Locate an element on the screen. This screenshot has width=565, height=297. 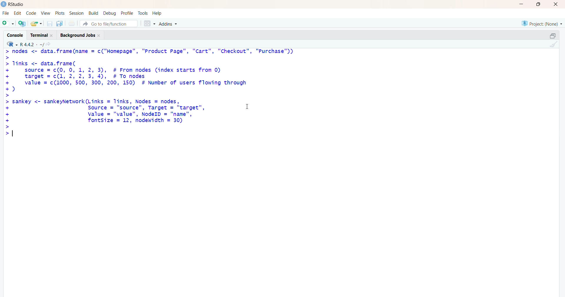
profile is located at coordinates (127, 13).